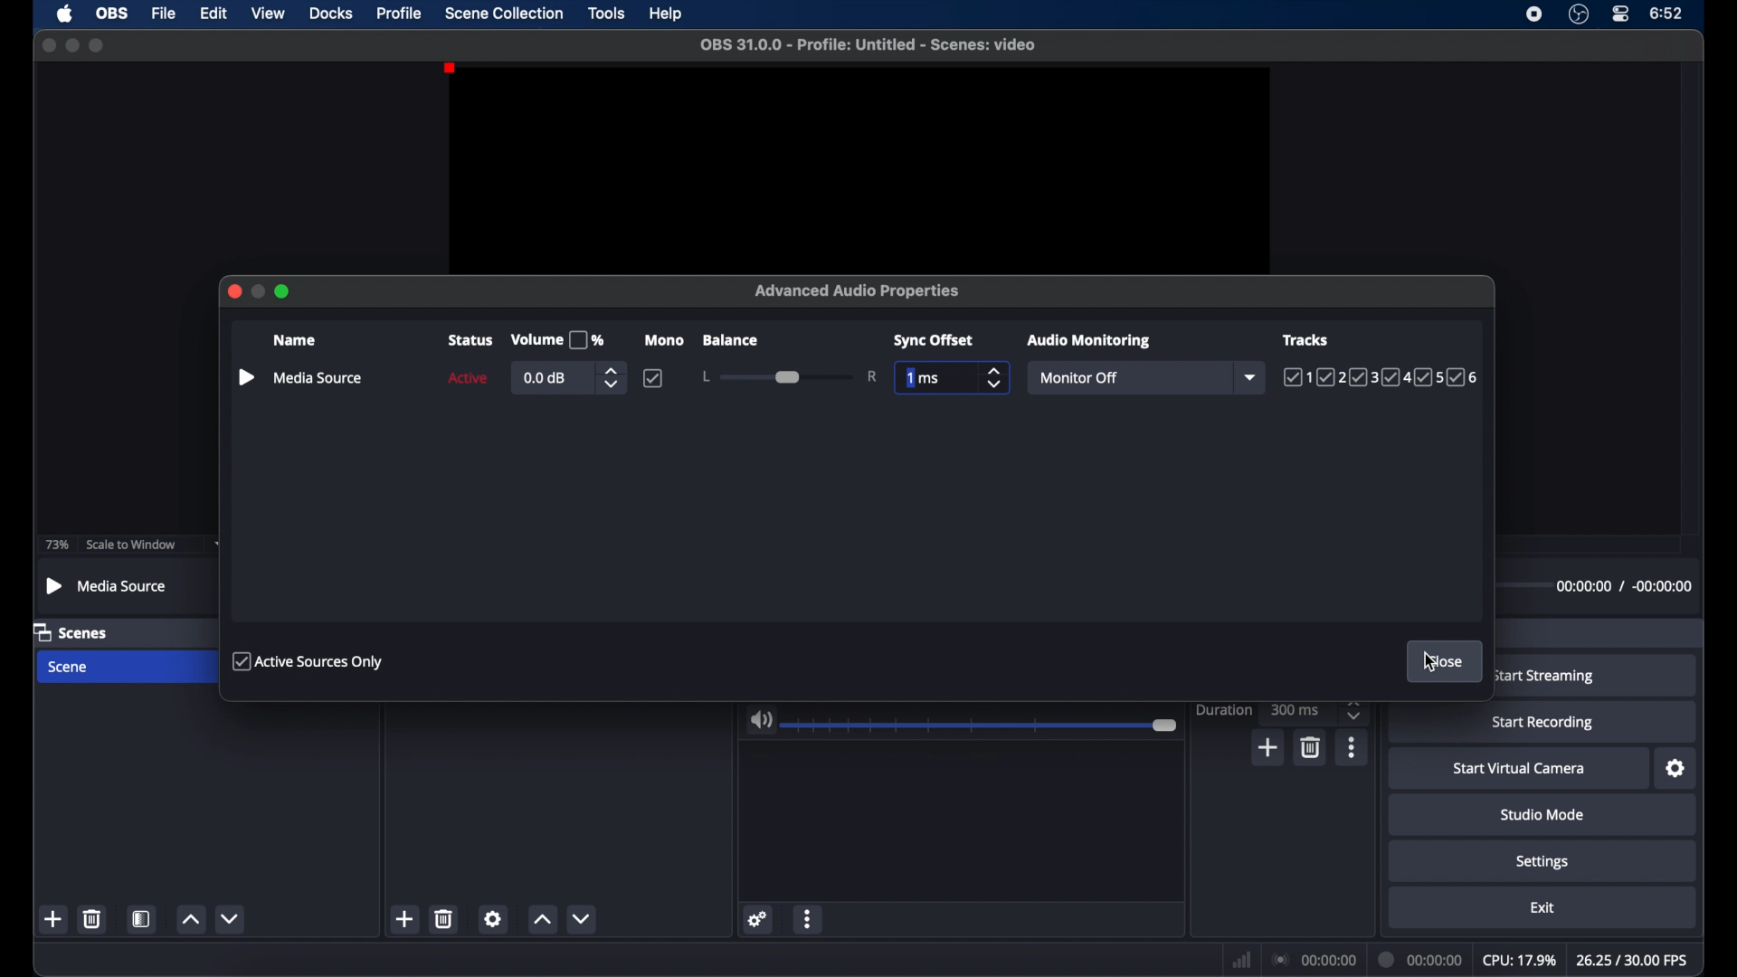  What do you see at coordinates (230, 918) in the screenshot?
I see `decrement` at bounding box center [230, 918].